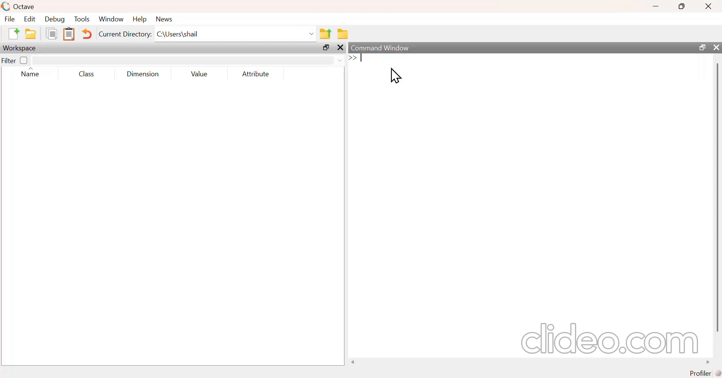 Image resolution: width=722 pixels, height=378 pixels. I want to click on Octave, so click(26, 6).